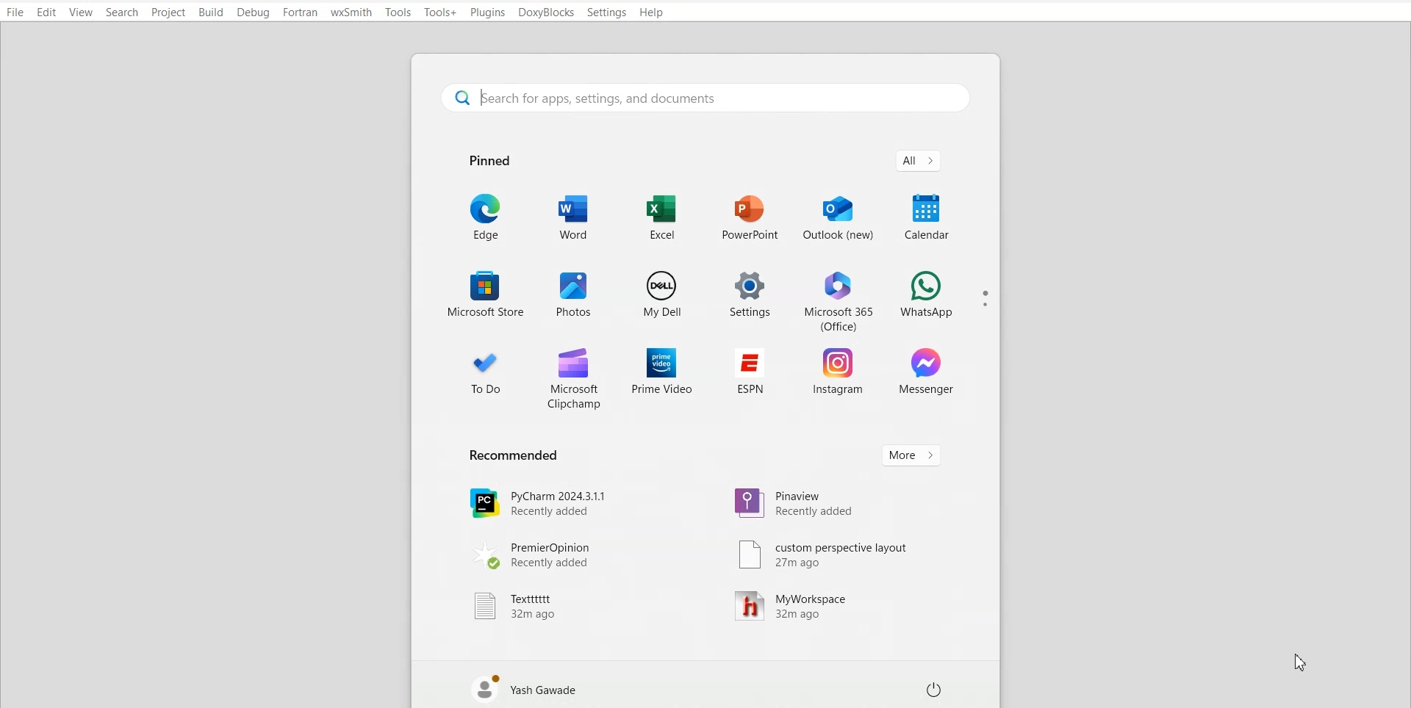 Image resolution: width=1411 pixels, height=708 pixels. I want to click on PremierOpinion, so click(533, 555).